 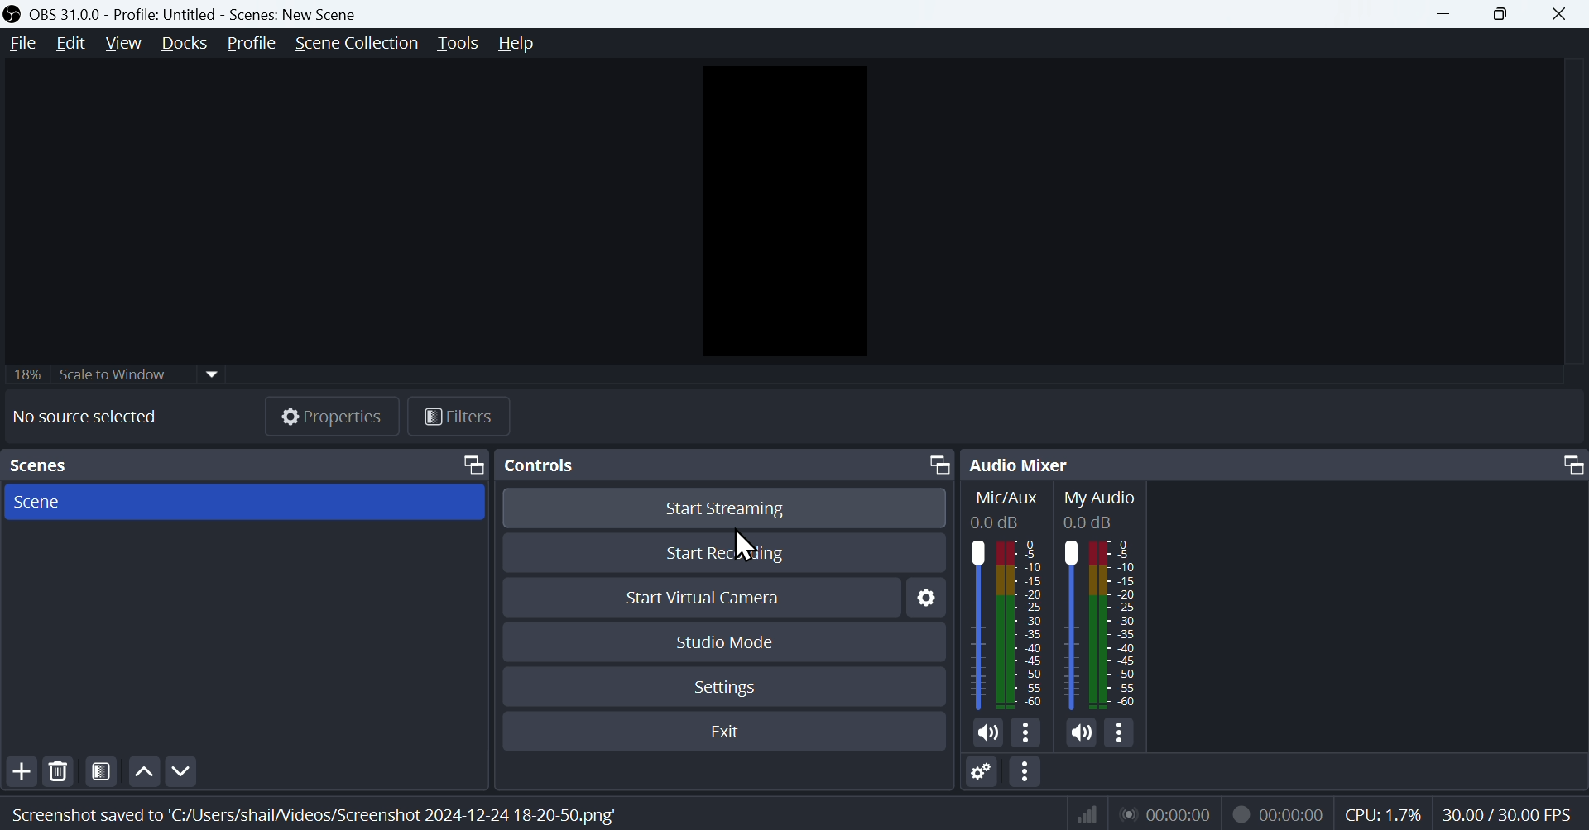 I want to click on Profle, so click(x=251, y=45).